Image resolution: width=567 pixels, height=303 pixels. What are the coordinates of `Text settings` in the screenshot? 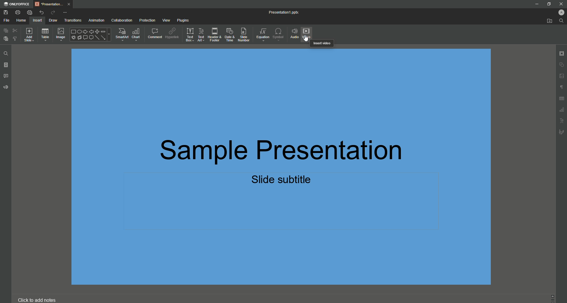 It's located at (562, 120).